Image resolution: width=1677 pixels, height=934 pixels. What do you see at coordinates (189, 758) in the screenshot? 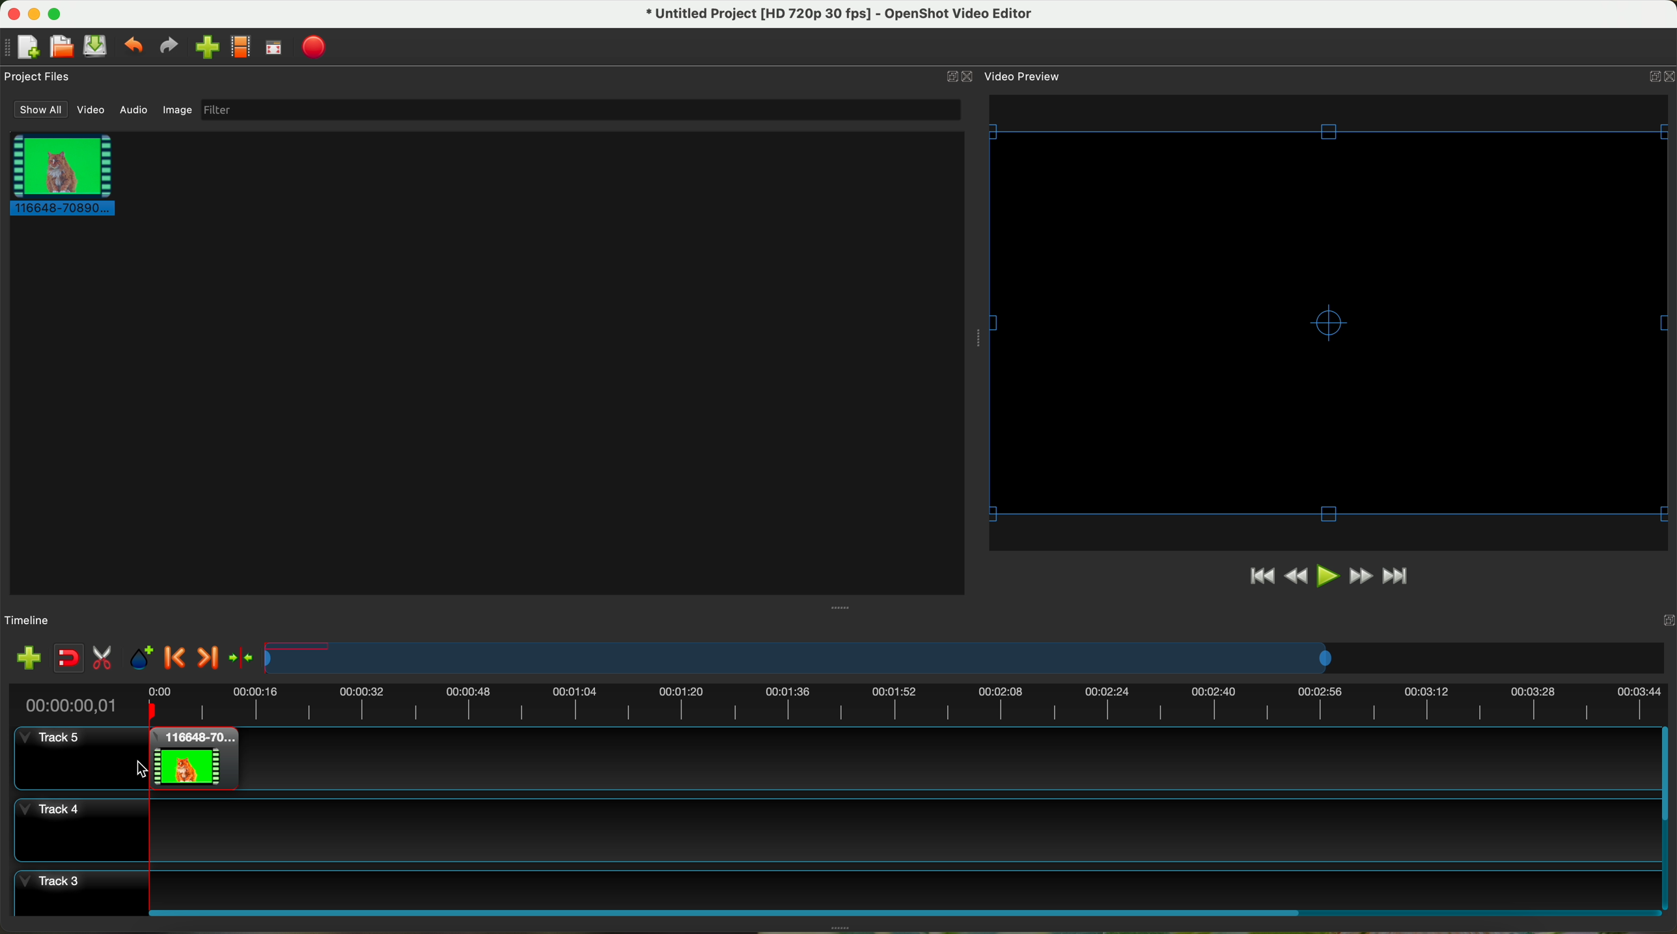
I see `drag video to track 5` at bounding box center [189, 758].